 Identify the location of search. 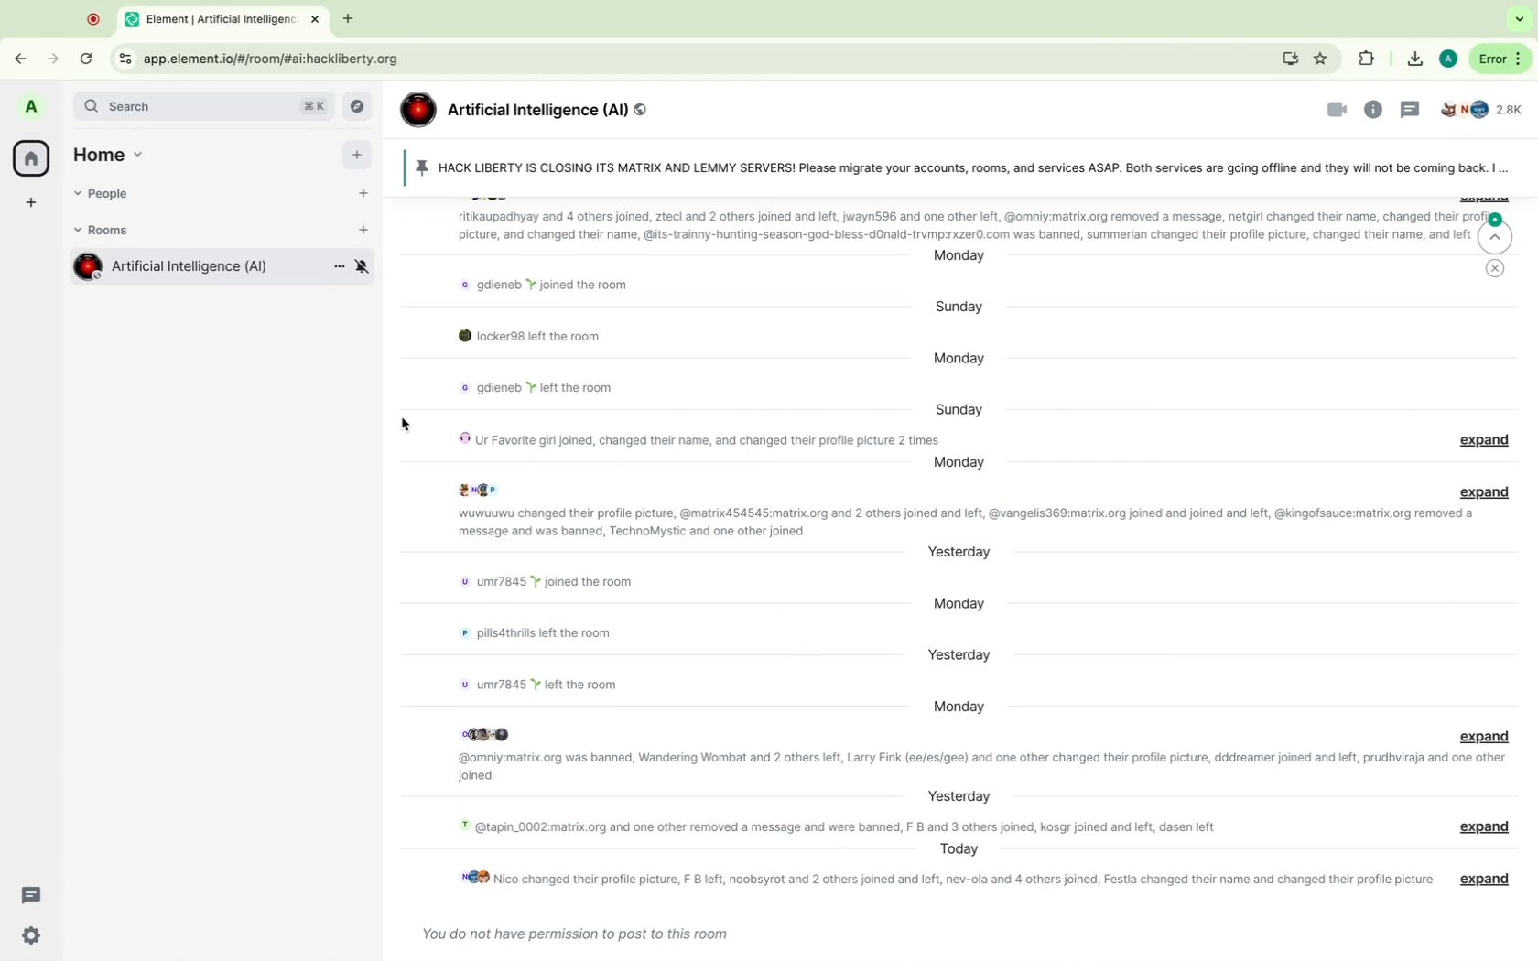
(205, 108).